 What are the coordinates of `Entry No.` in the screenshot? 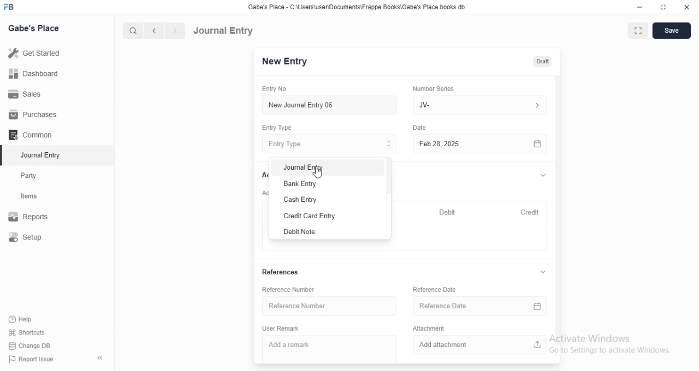 It's located at (277, 89).